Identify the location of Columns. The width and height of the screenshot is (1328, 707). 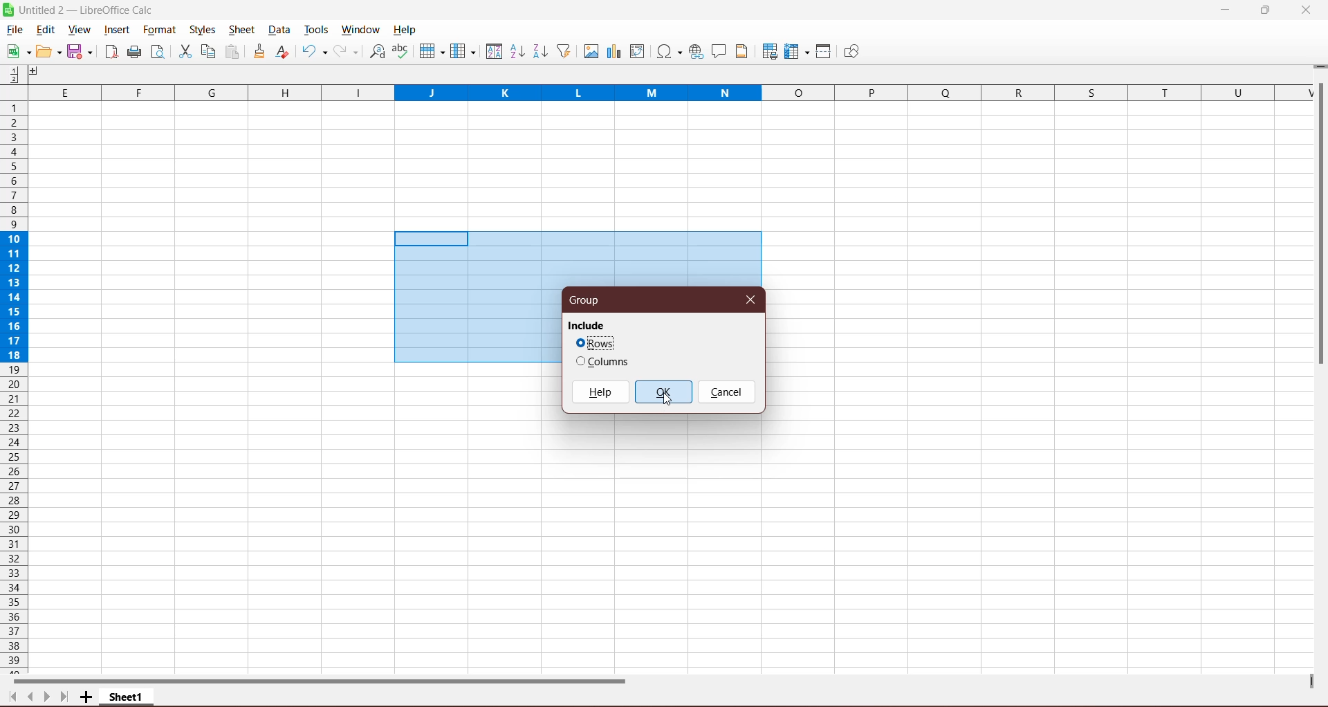
(463, 51).